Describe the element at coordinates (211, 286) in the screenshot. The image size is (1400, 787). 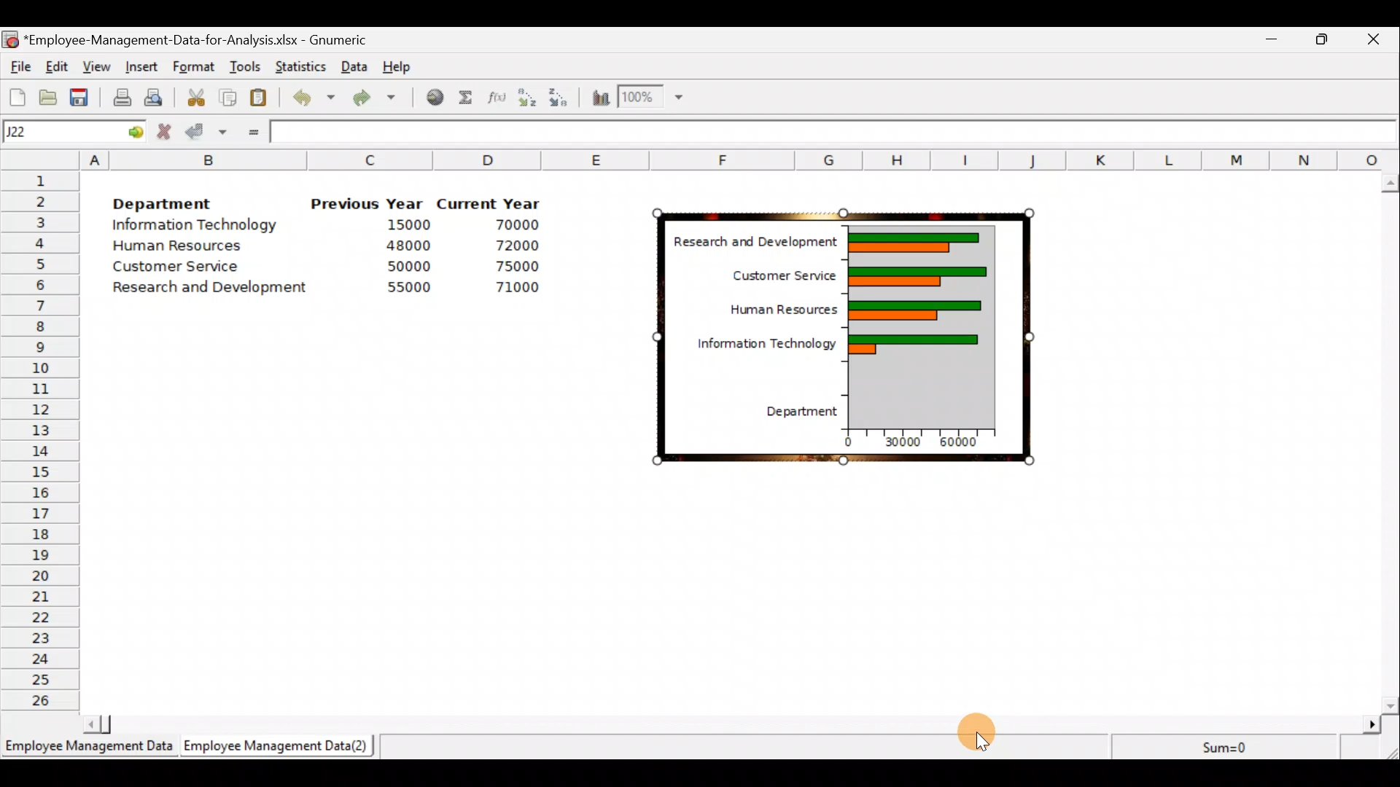
I see `Research and development` at that location.